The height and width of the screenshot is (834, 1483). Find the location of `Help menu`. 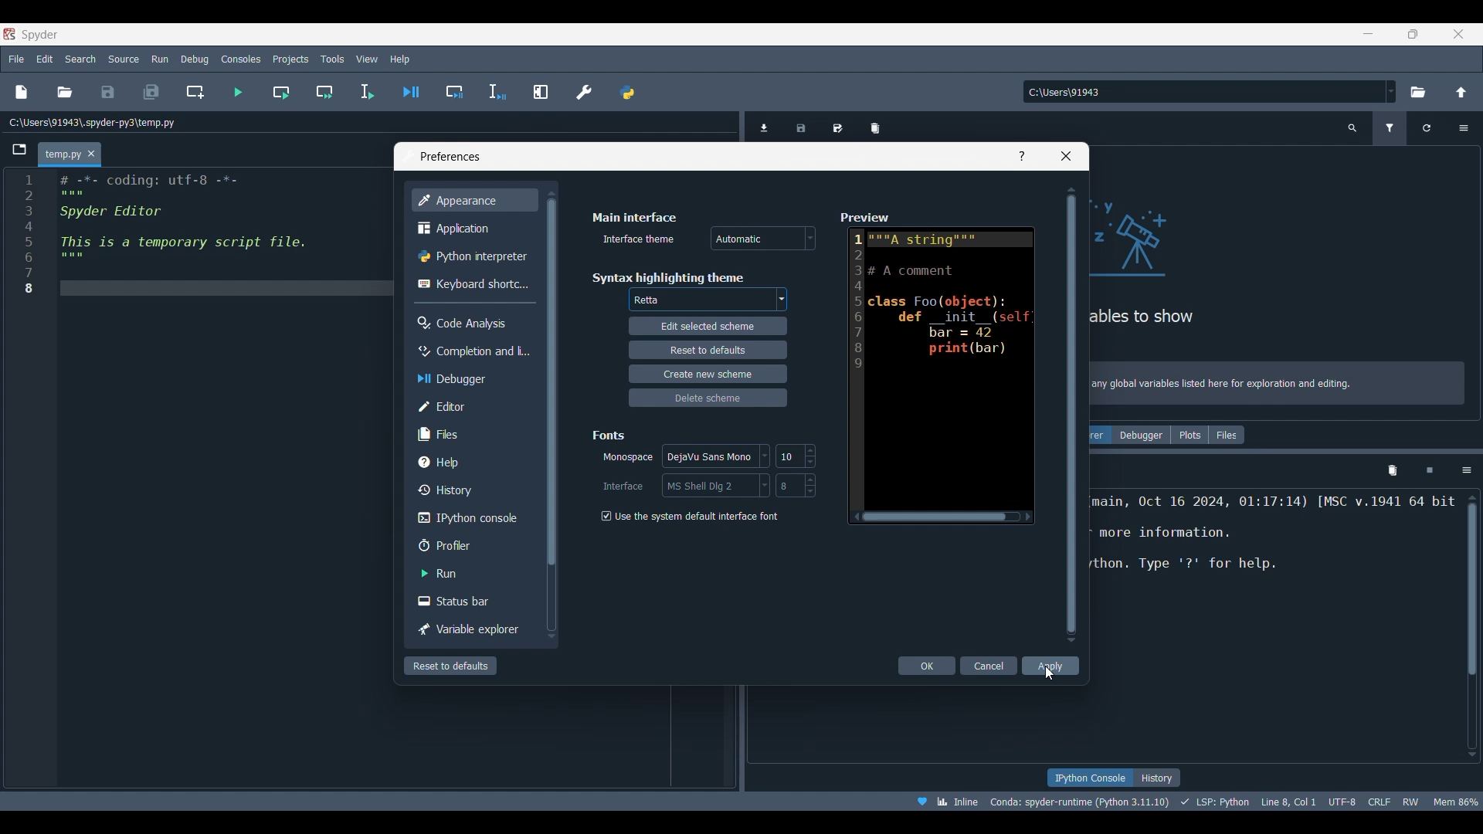

Help menu is located at coordinates (399, 59).